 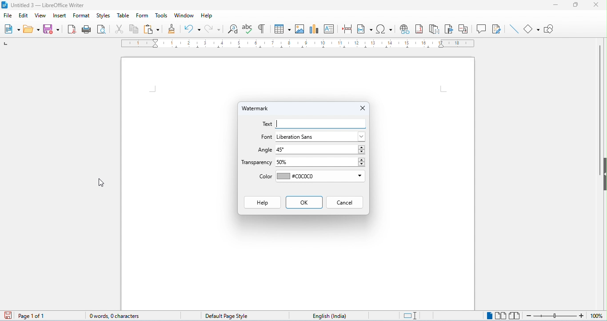 What do you see at coordinates (222, 315) in the screenshot?
I see `default page style` at bounding box center [222, 315].